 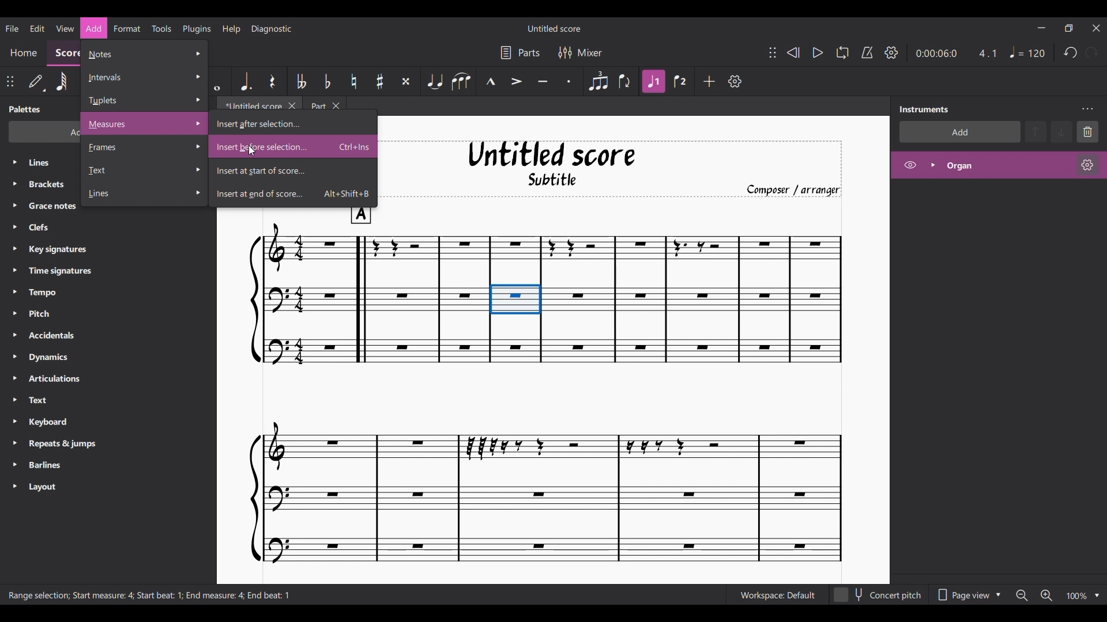 I want to click on Frame options, so click(x=145, y=147).